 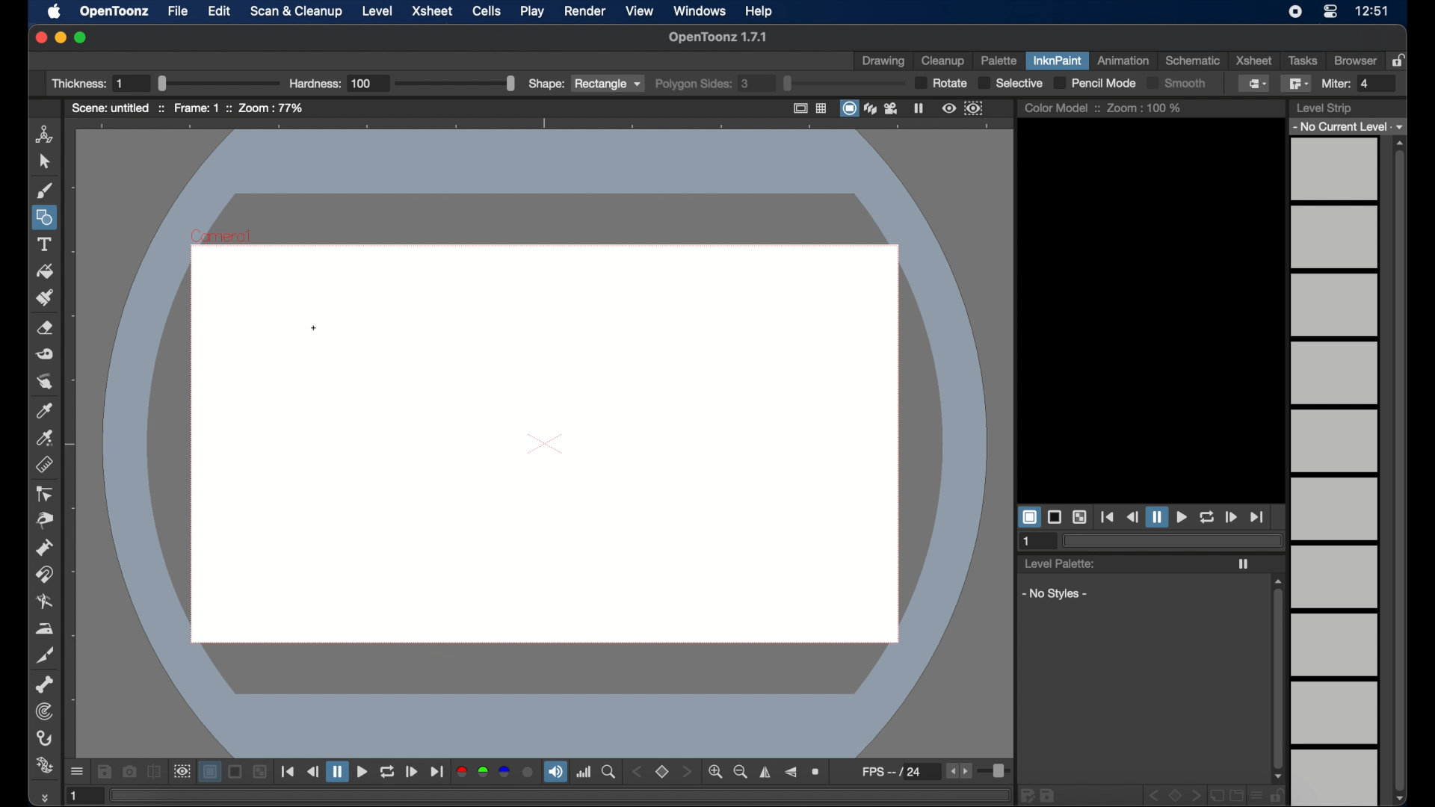 What do you see at coordinates (43, 797) in the screenshot?
I see `more` at bounding box center [43, 797].